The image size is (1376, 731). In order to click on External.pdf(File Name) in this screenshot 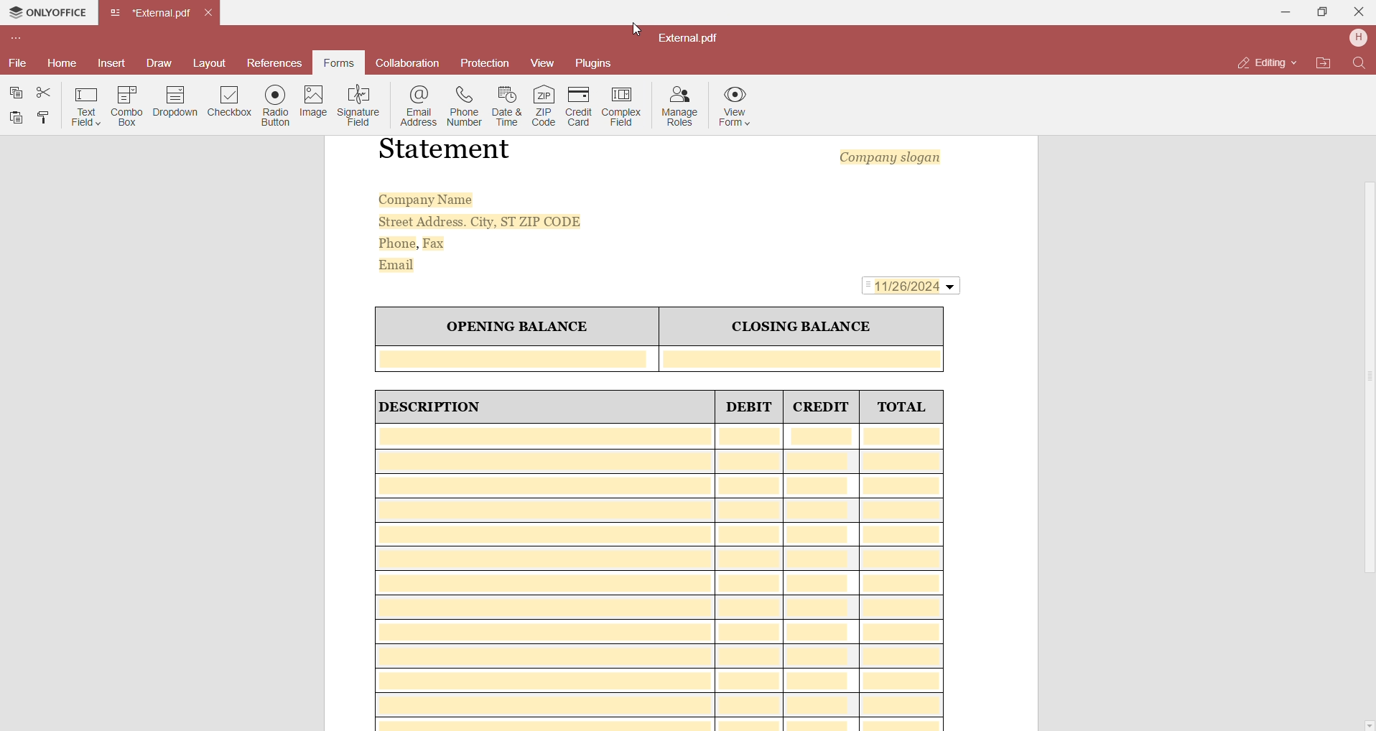, I will do `click(695, 37)`.